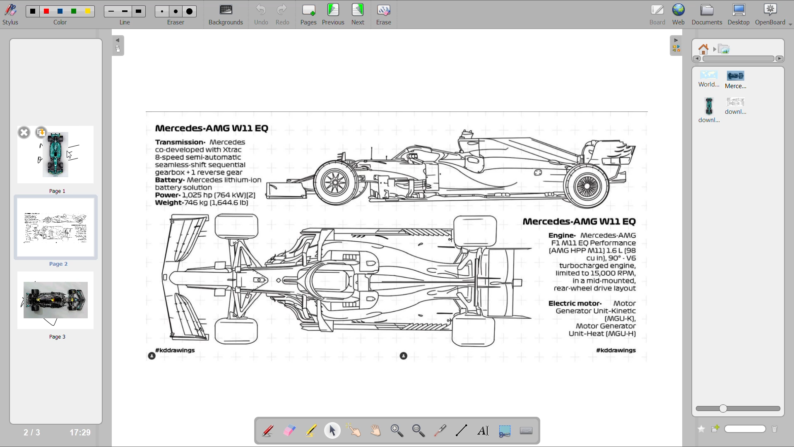 This screenshot has height=447, width=794. What do you see at coordinates (707, 80) in the screenshot?
I see `image 1` at bounding box center [707, 80].